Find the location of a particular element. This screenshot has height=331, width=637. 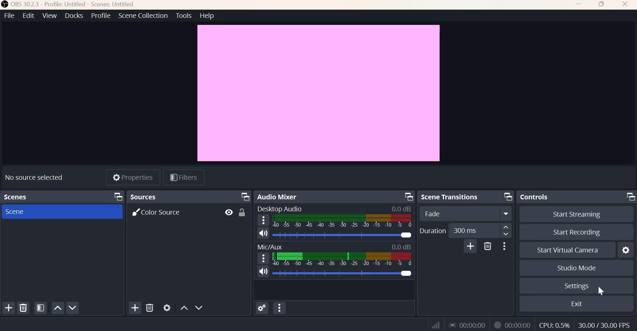

Studio mode is located at coordinates (576, 268).